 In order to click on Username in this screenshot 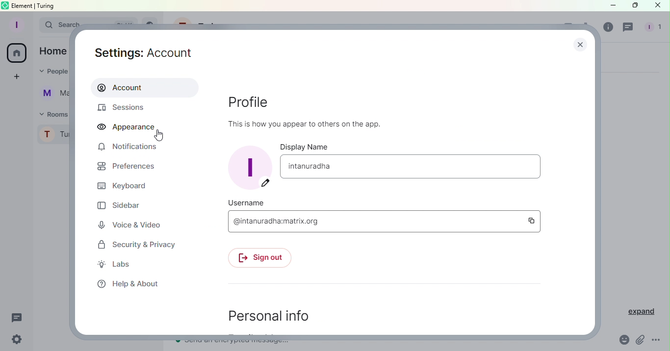, I will do `click(241, 203)`.